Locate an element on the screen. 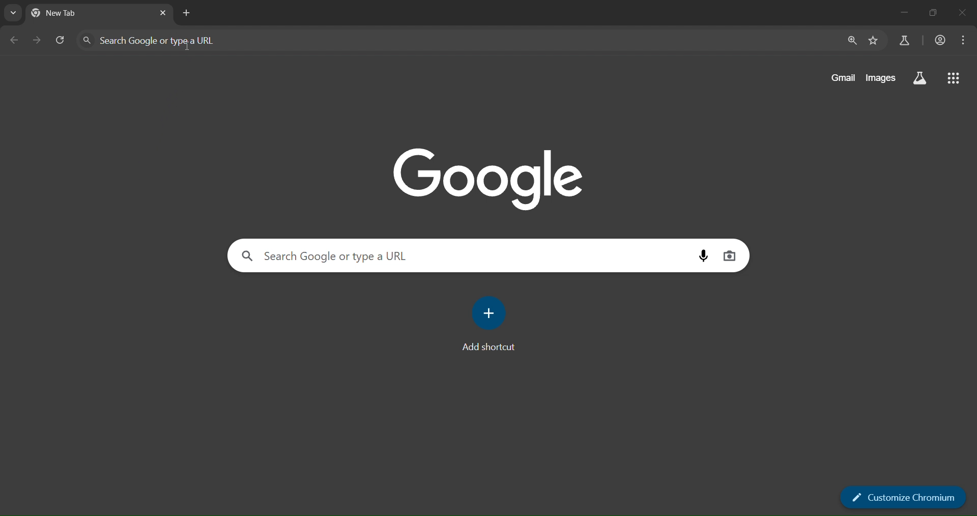 This screenshot has height=516, width=977. search labs is located at coordinates (903, 39).